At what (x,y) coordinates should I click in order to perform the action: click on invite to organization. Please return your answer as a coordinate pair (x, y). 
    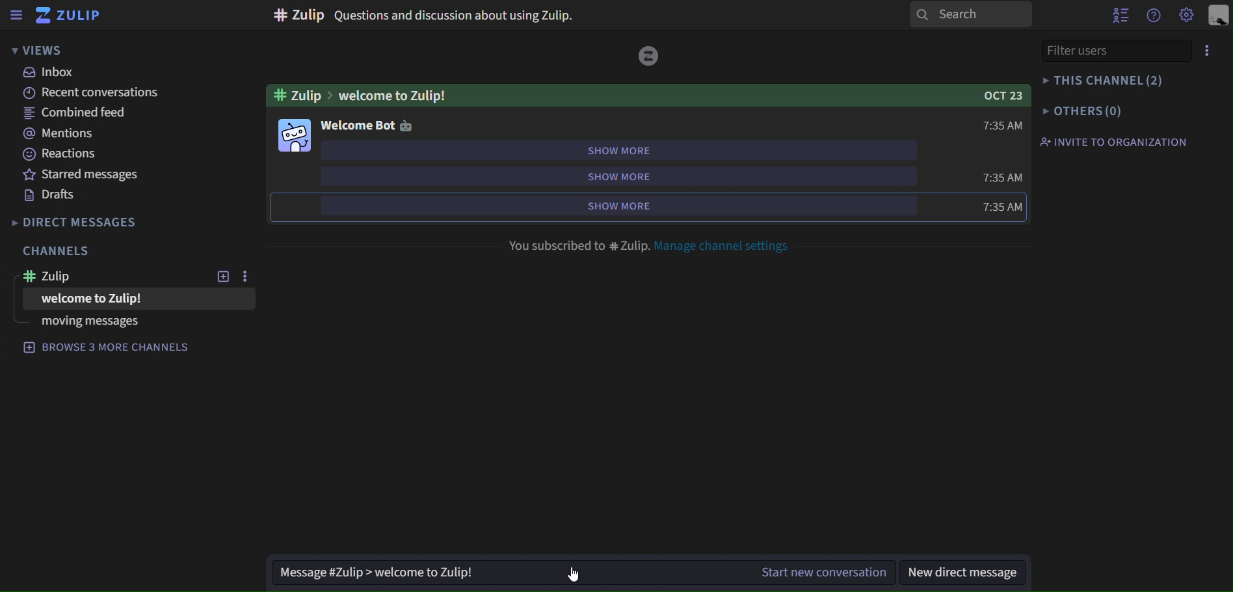
    Looking at the image, I should click on (1117, 142).